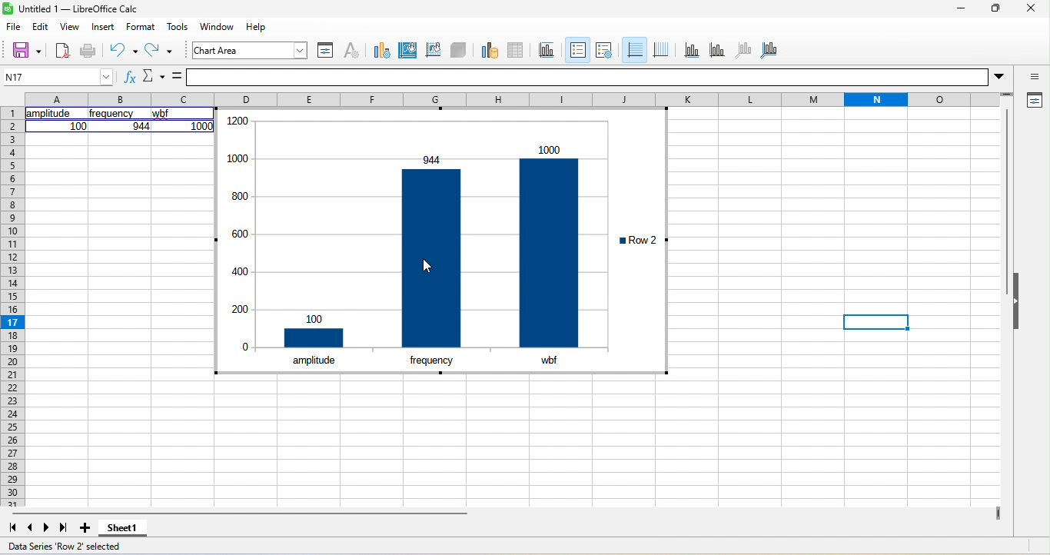  What do you see at coordinates (71, 546) in the screenshot?
I see `data series row 2 selected` at bounding box center [71, 546].